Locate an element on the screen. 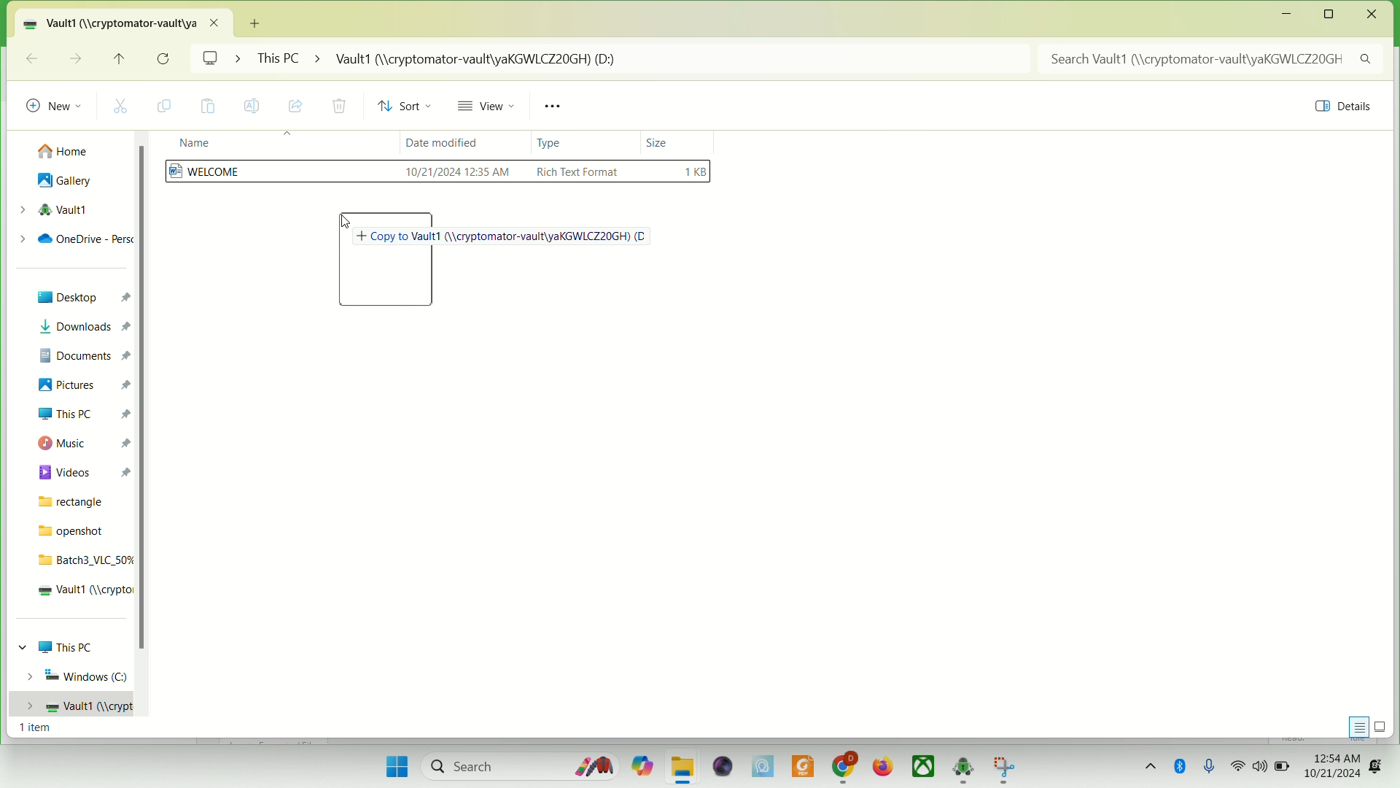 Image resolution: width=1400 pixels, height=788 pixels. search is located at coordinates (523, 765).